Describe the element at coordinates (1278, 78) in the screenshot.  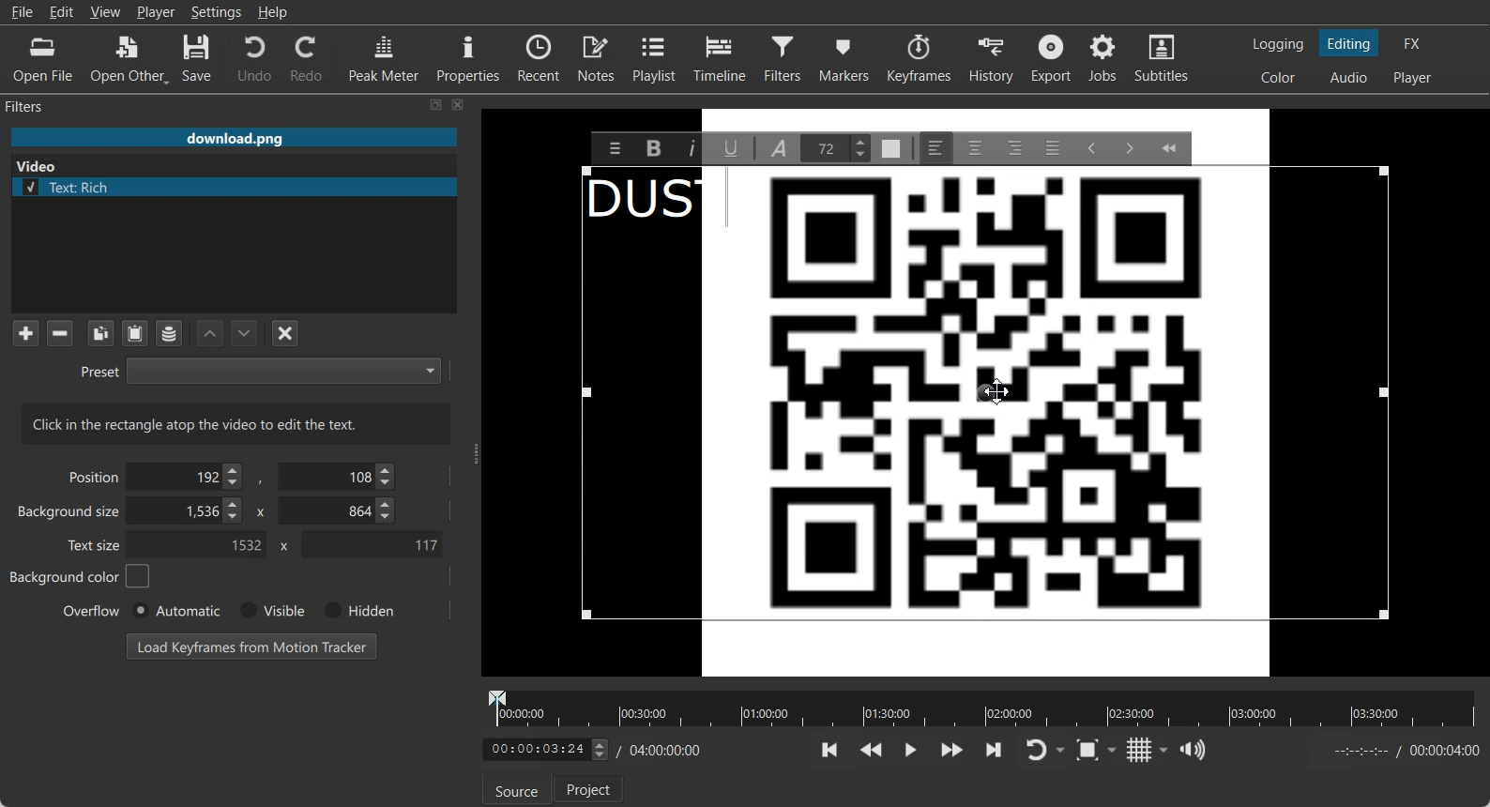
I see `Switching to the Color layout` at that location.